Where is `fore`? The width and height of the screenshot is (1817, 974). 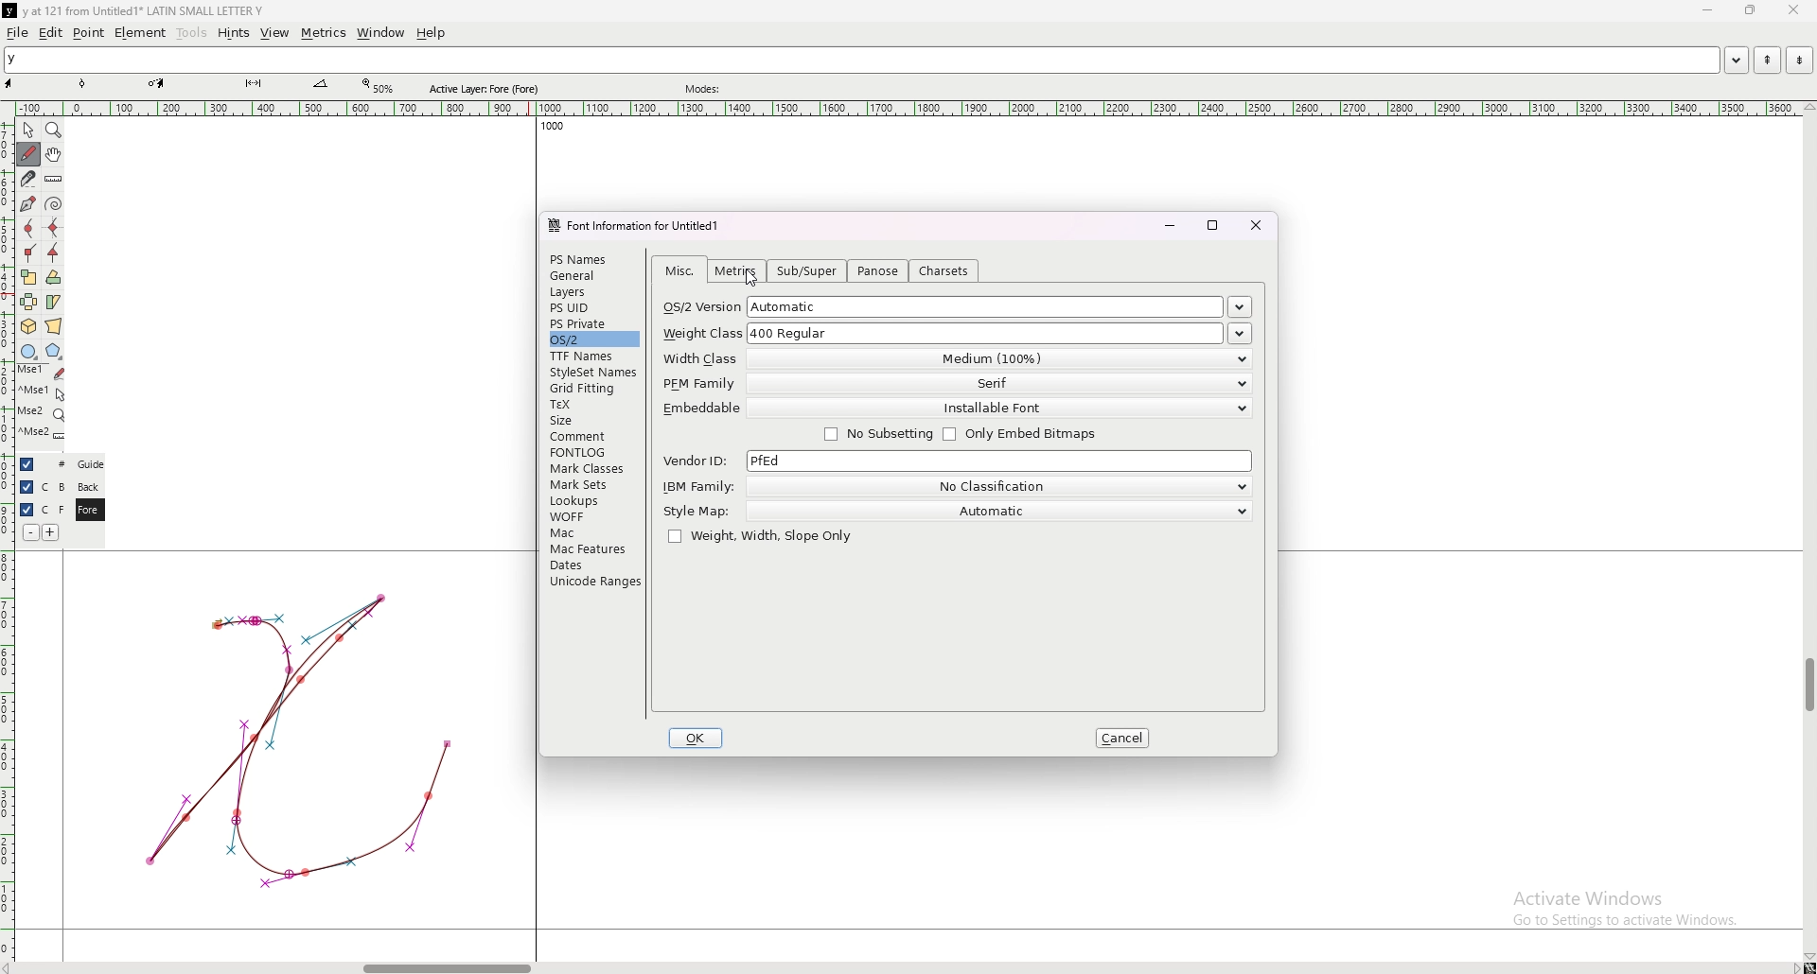 fore is located at coordinates (88, 511).